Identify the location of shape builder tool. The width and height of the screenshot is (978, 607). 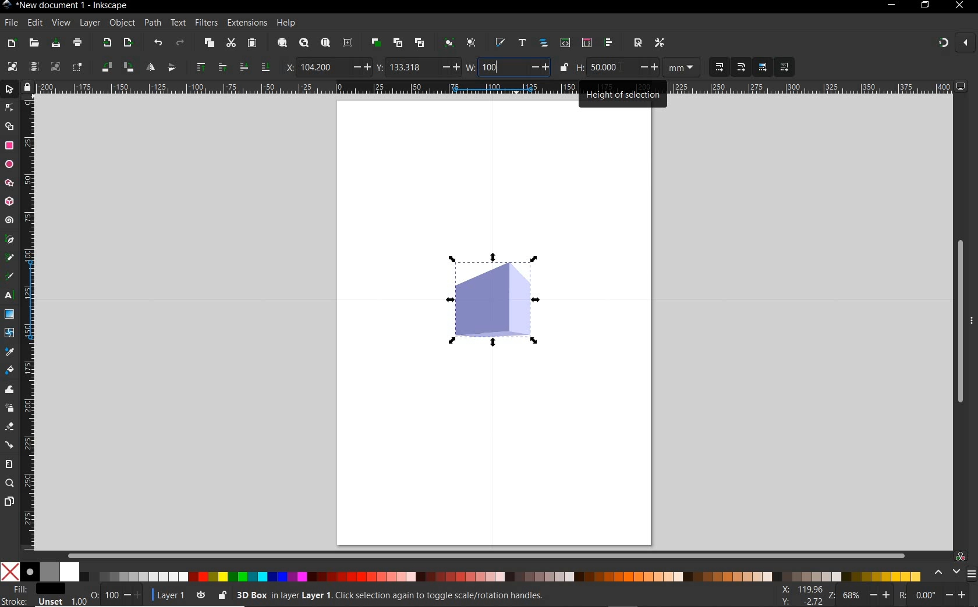
(11, 127).